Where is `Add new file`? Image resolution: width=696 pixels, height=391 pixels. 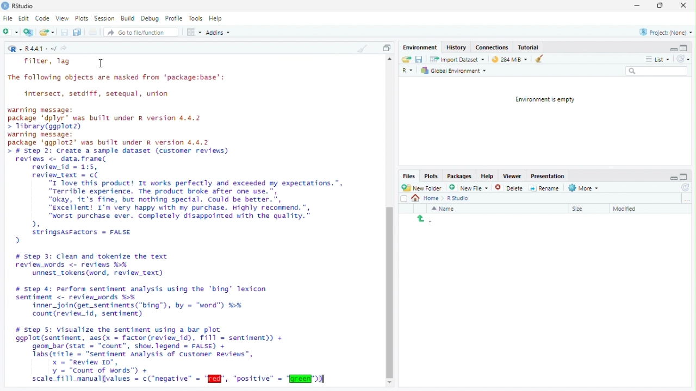 Add new file is located at coordinates (10, 31).